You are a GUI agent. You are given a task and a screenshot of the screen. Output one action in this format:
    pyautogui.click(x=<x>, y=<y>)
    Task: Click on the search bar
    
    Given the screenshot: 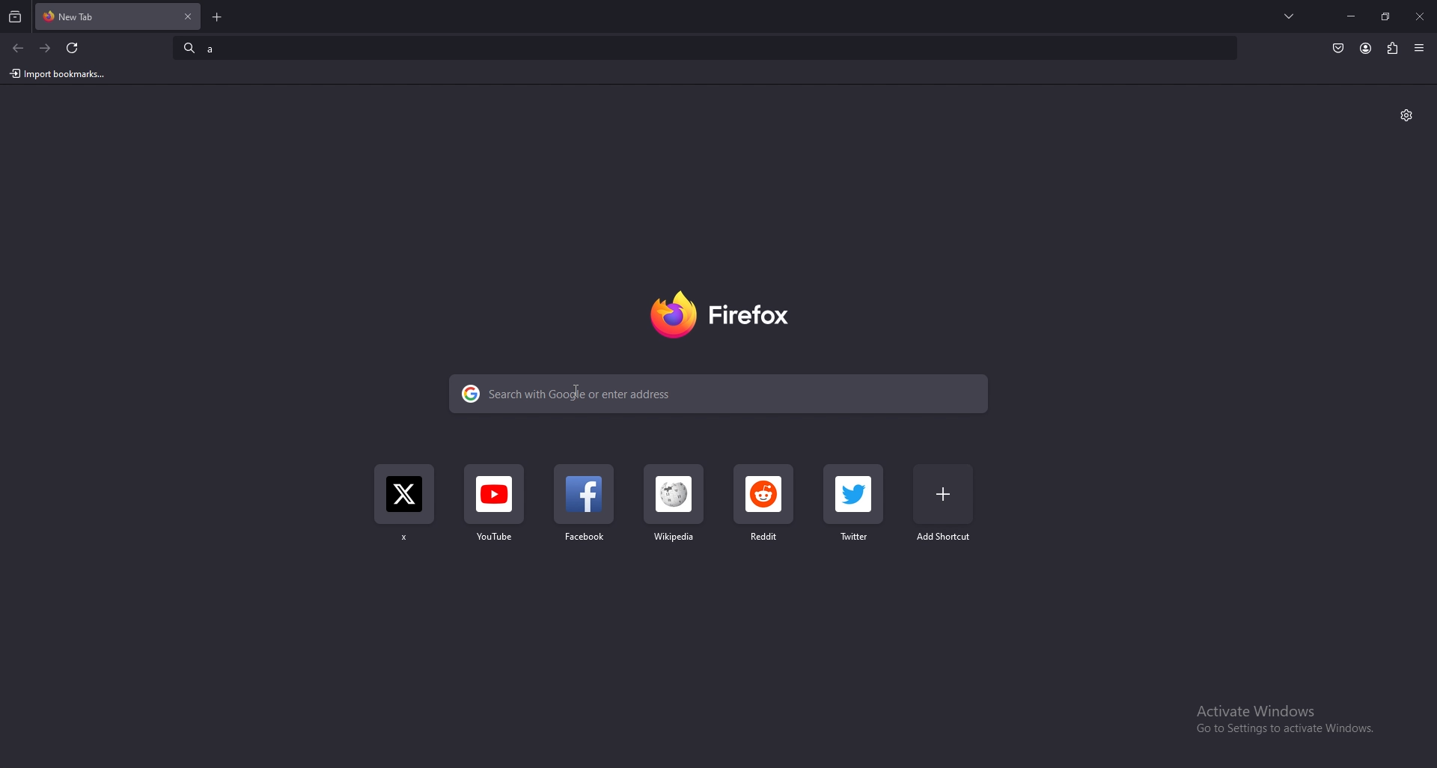 What is the action you would take?
    pyautogui.click(x=719, y=394)
    